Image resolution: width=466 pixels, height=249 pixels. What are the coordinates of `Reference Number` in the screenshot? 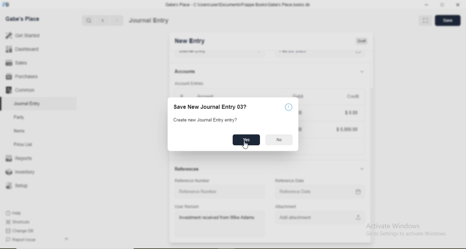 It's located at (198, 191).